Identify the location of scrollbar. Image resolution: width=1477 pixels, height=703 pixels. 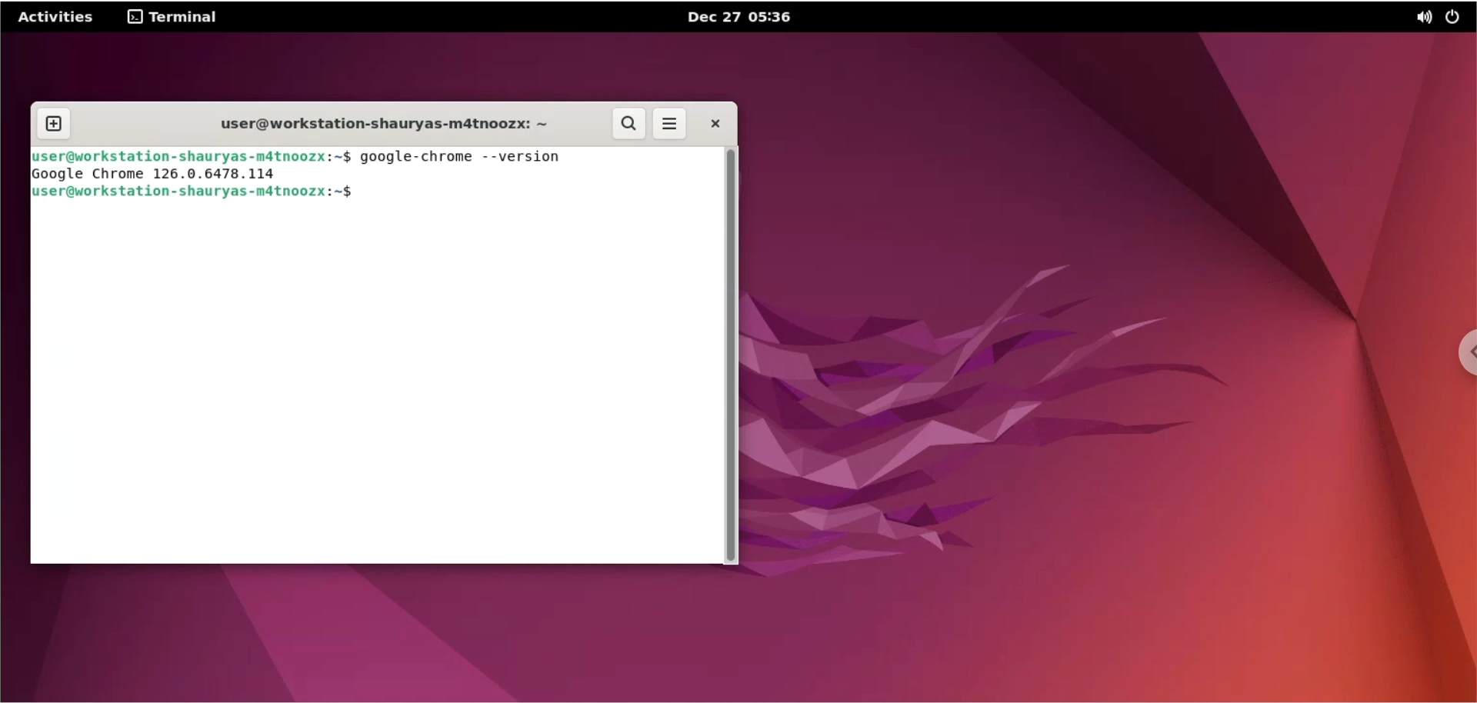
(733, 355).